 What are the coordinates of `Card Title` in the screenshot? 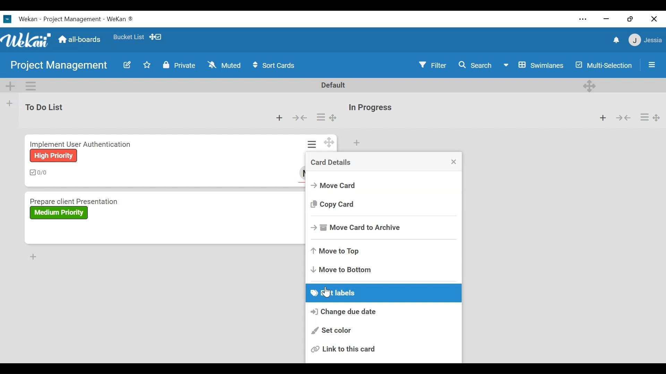 It's located at (82, 143).